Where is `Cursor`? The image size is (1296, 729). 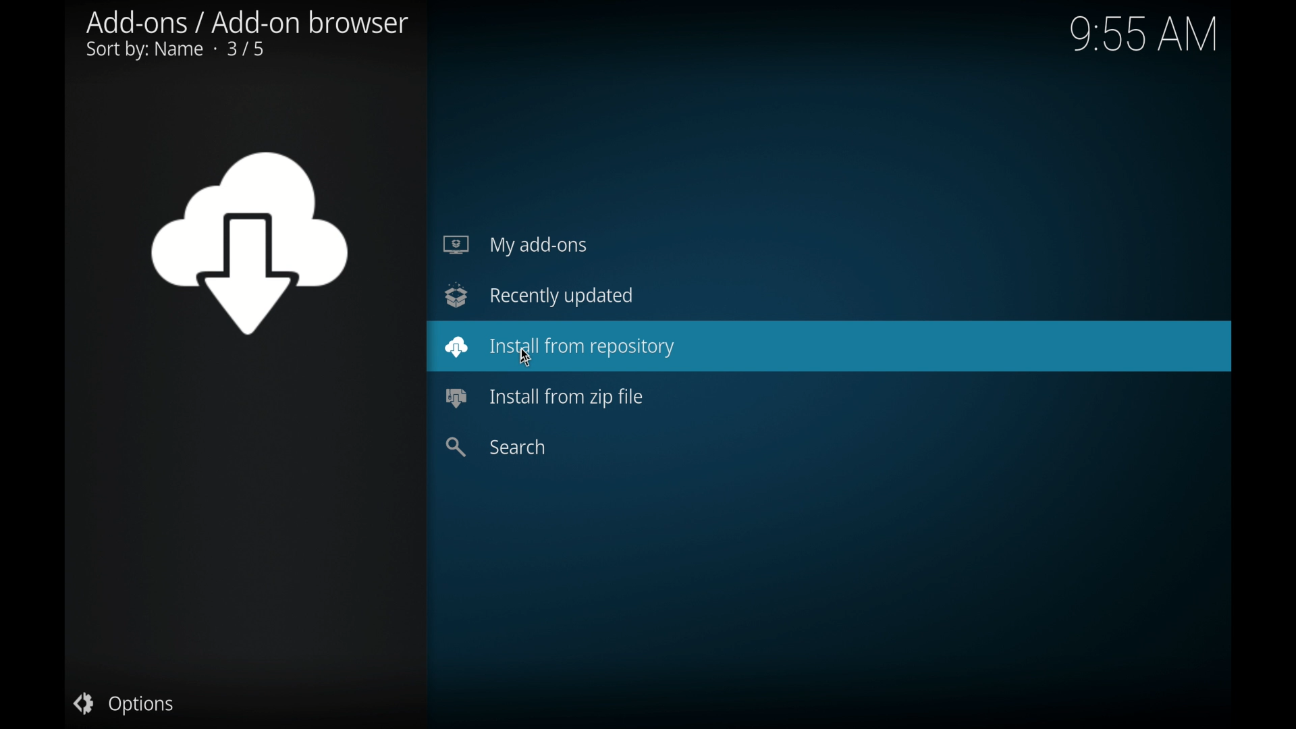 Cursor is located at coordinates (529, 356).